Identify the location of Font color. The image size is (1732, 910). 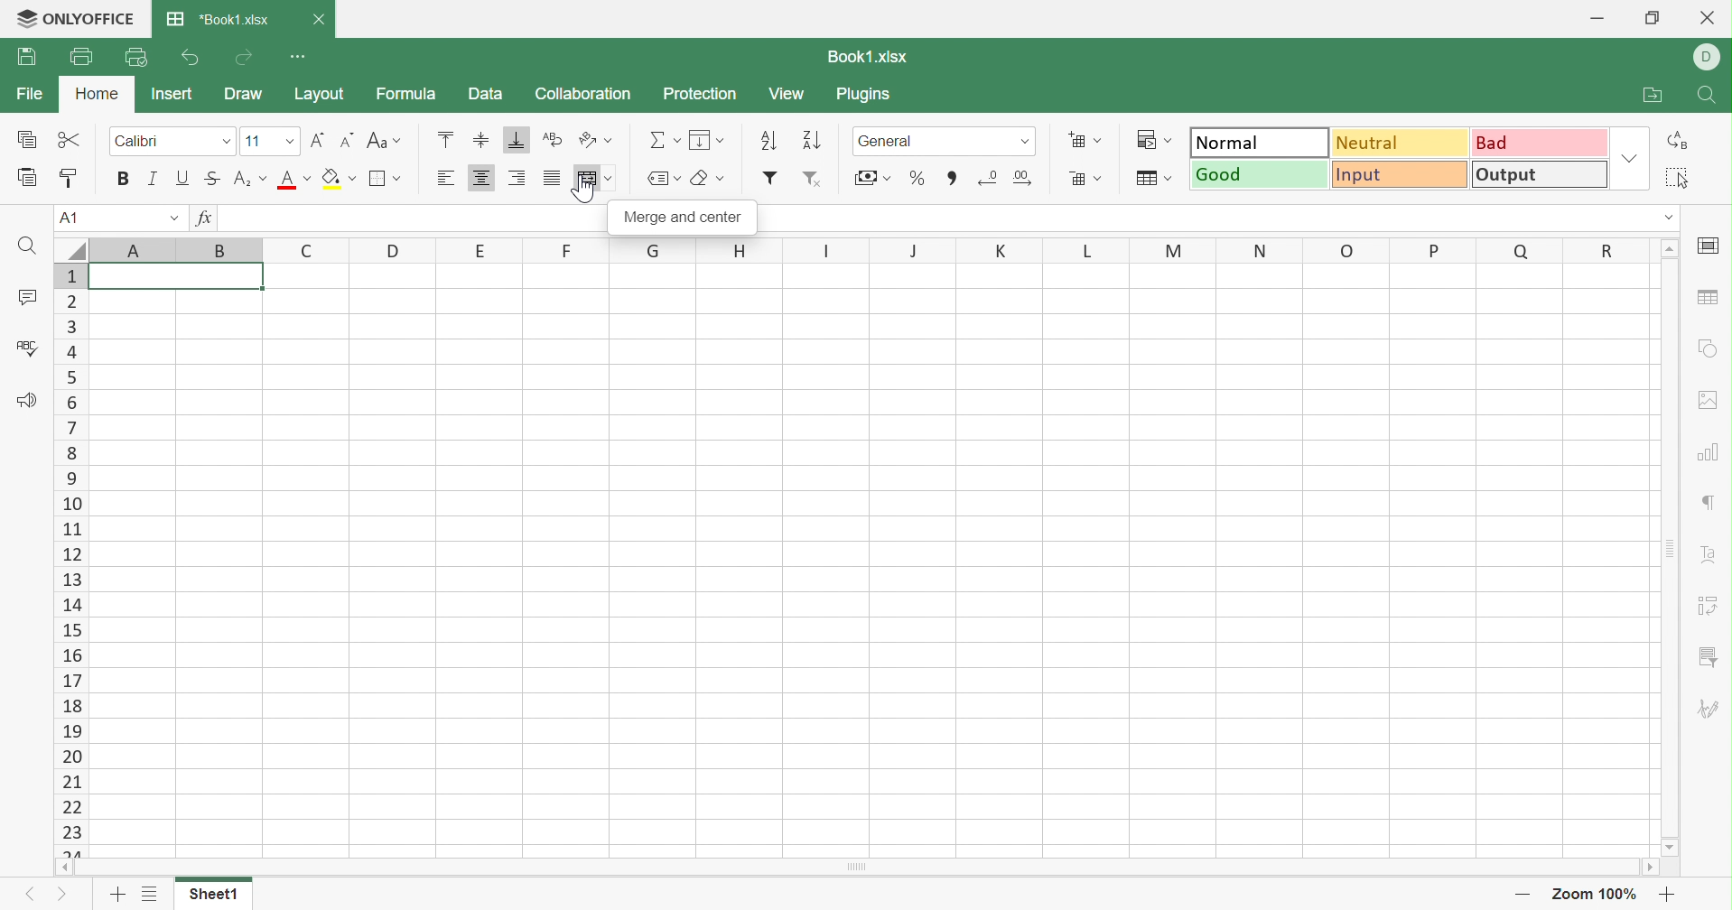
(292, 180).